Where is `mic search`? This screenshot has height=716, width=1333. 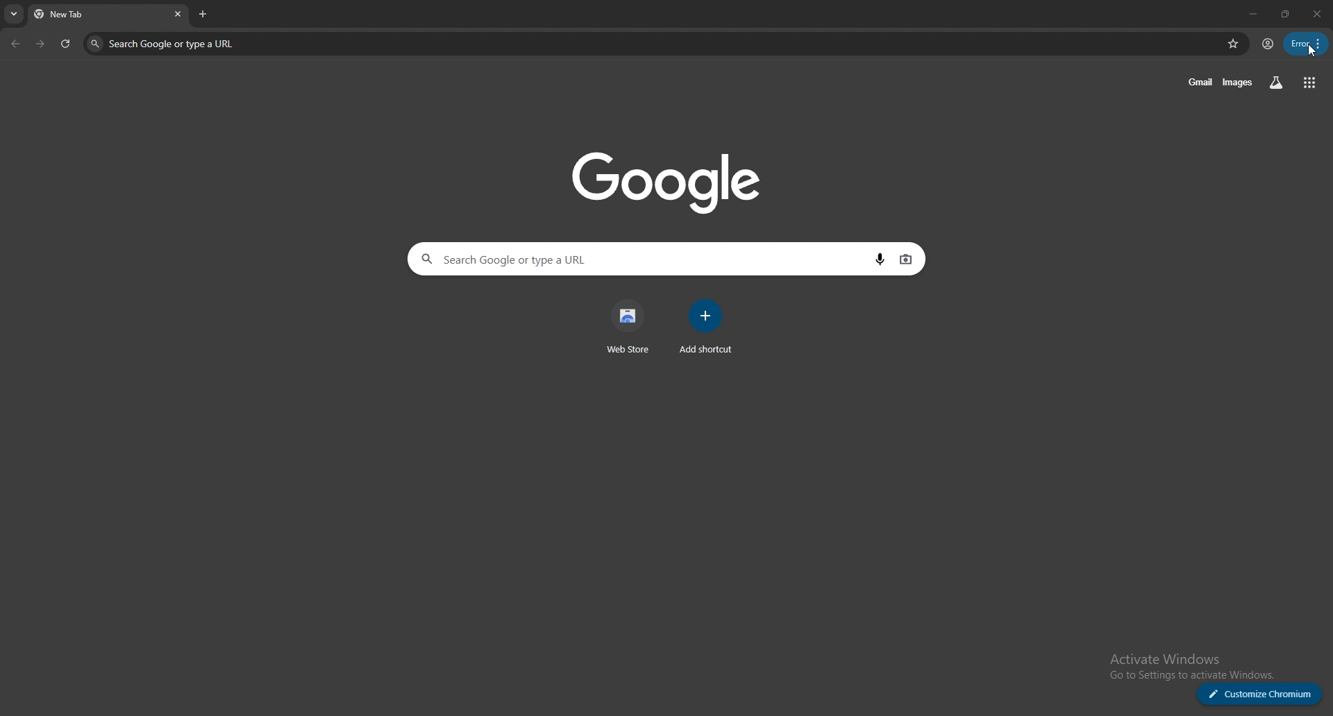 mic search is located at coordinates (878, 258).